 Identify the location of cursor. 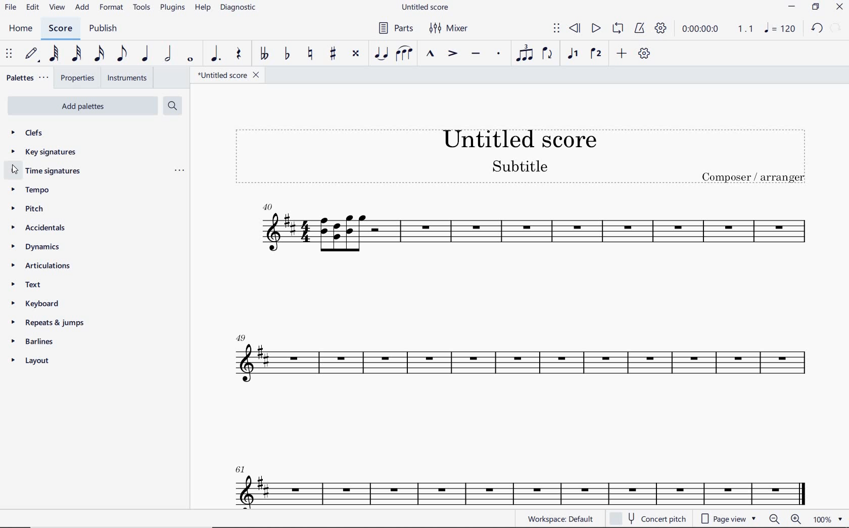
(17, 170).